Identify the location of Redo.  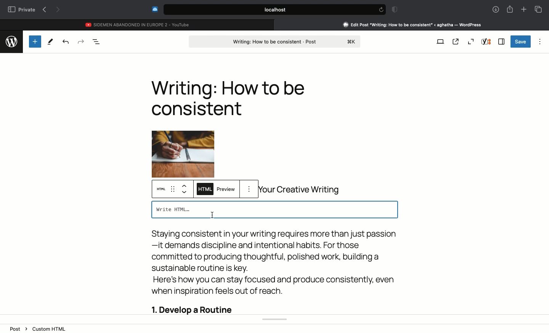
(81, 42).